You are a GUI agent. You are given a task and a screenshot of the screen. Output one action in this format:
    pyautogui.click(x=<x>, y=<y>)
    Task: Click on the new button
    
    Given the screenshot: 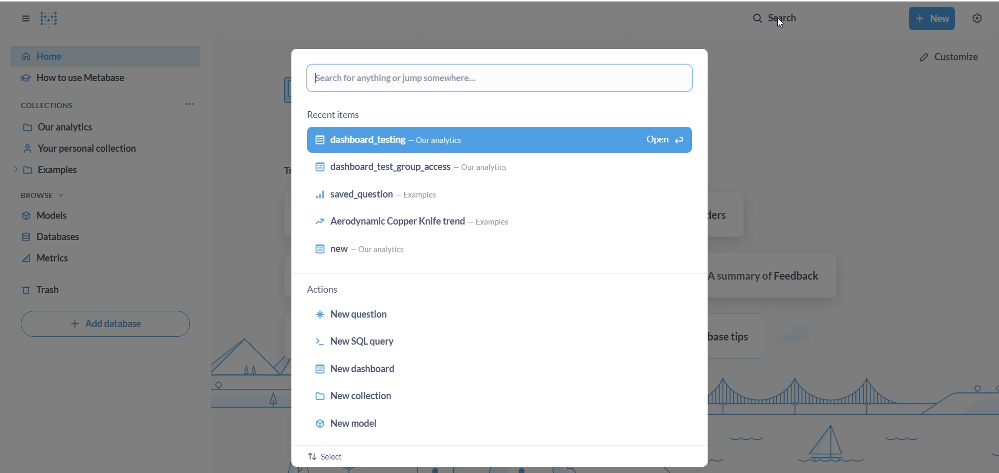 What is the action you would take?
    pyautogui.click(x=934, y=19)
    